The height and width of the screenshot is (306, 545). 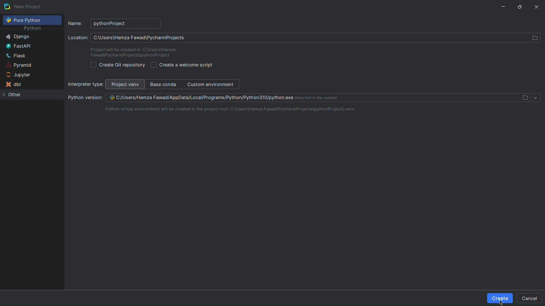 I want to click on Flask, so click(x=15, y=55).